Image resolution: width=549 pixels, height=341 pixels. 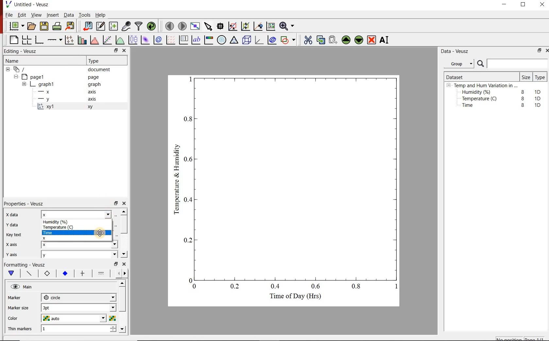 What do you see at coordinates (98, 308) in the screenshot?
I see `Marker size dropdown` at bounding box center [98, 308].